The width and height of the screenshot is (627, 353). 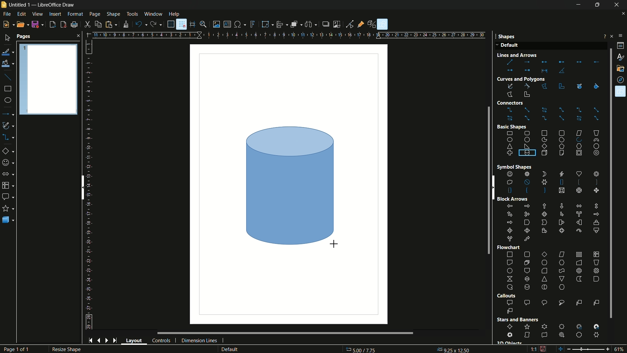 What do you see at coordinates (174, 14) in the screenshot?
I see `help menu` at bounding box center [174, 14].